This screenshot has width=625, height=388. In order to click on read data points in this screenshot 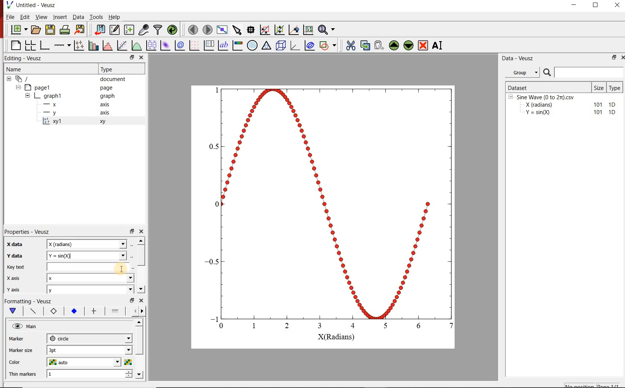, I will do `click(251, 29)`.